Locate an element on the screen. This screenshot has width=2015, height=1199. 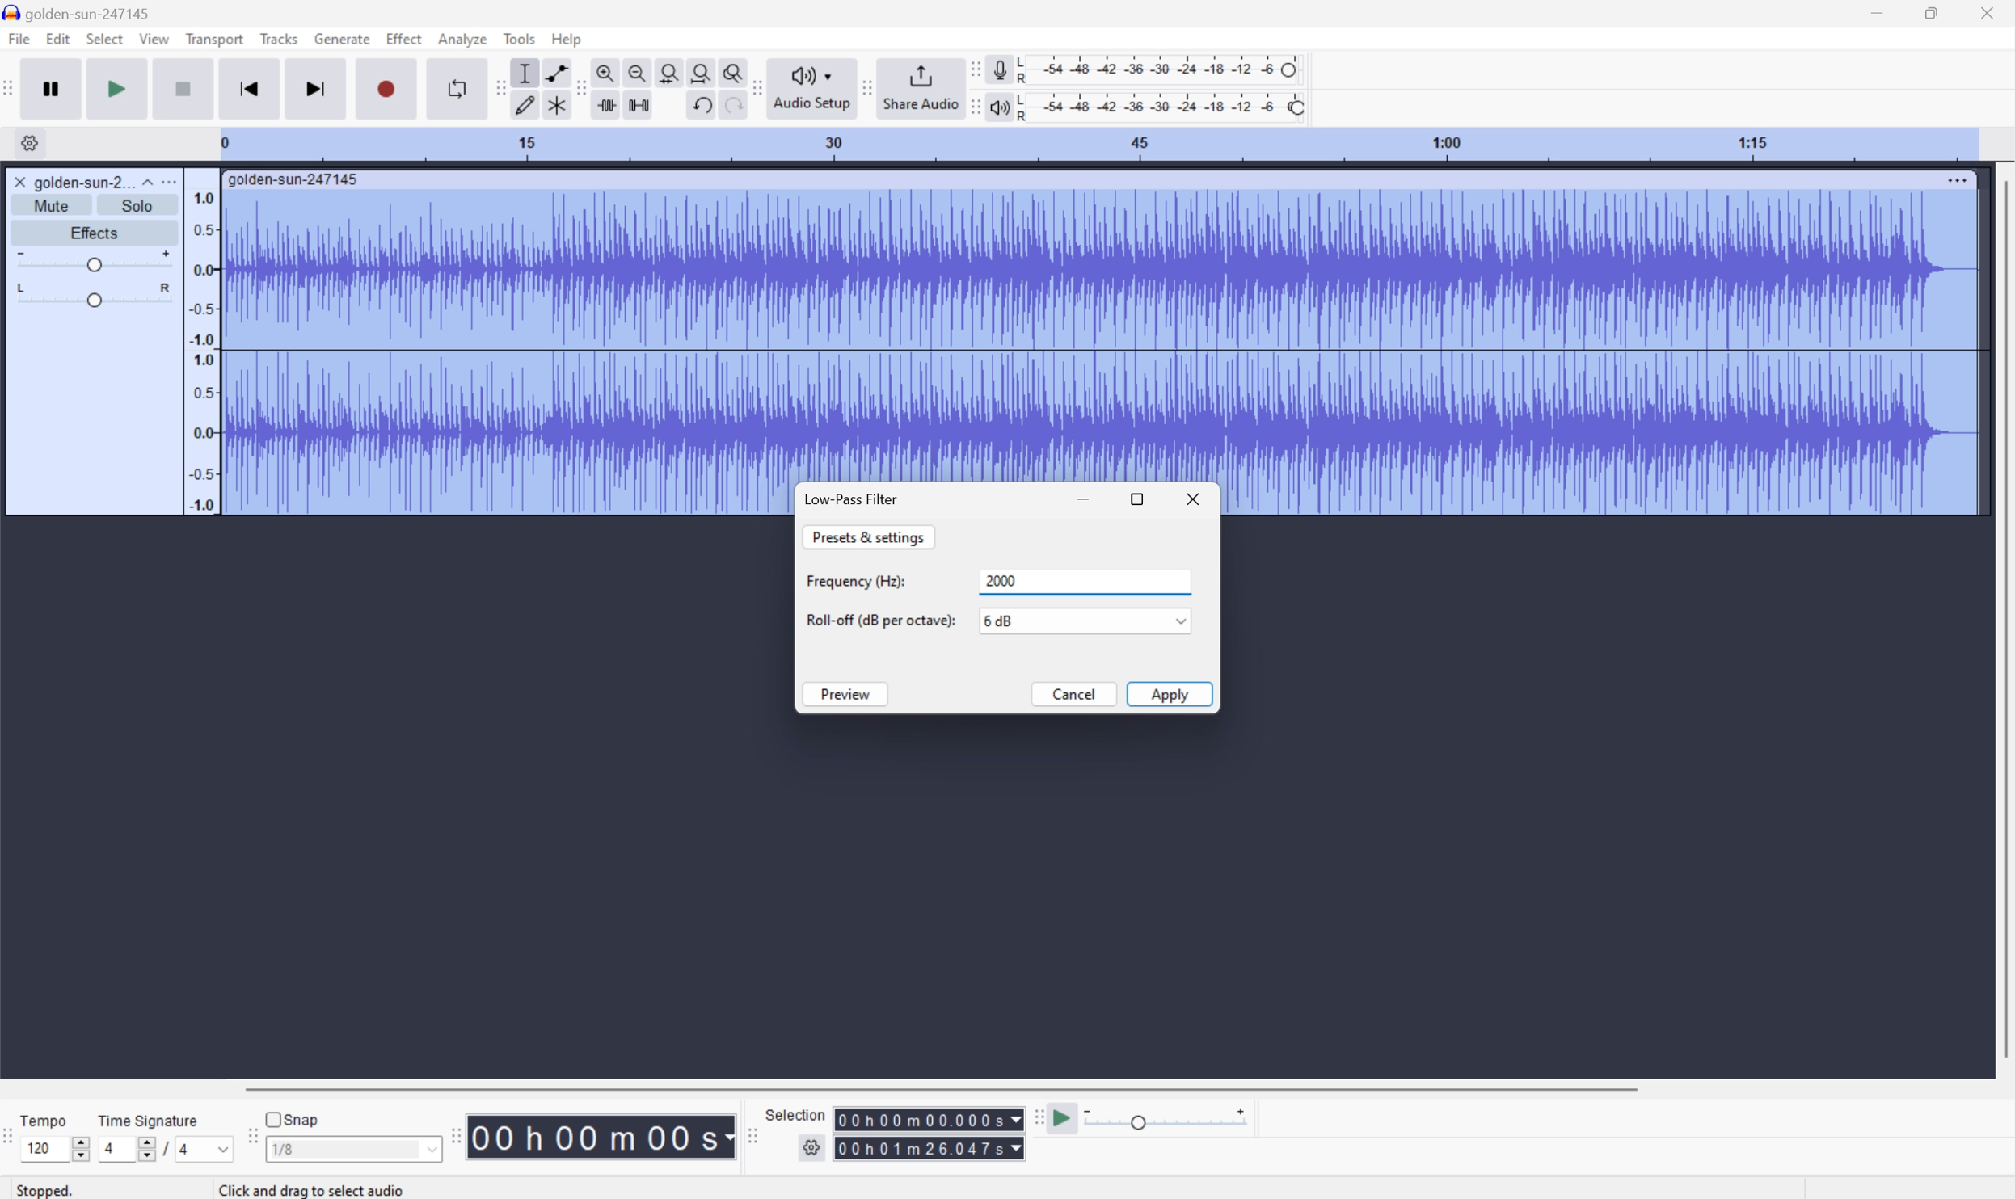
Audacity audio setup toolbar is located at coordinates (755, 88).